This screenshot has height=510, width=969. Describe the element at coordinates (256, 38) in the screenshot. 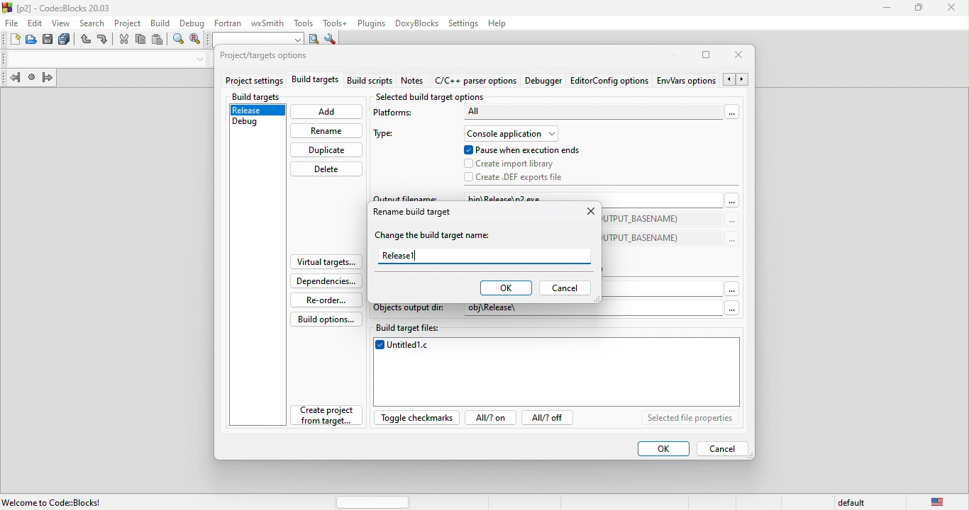

I see `search to text` at that location.